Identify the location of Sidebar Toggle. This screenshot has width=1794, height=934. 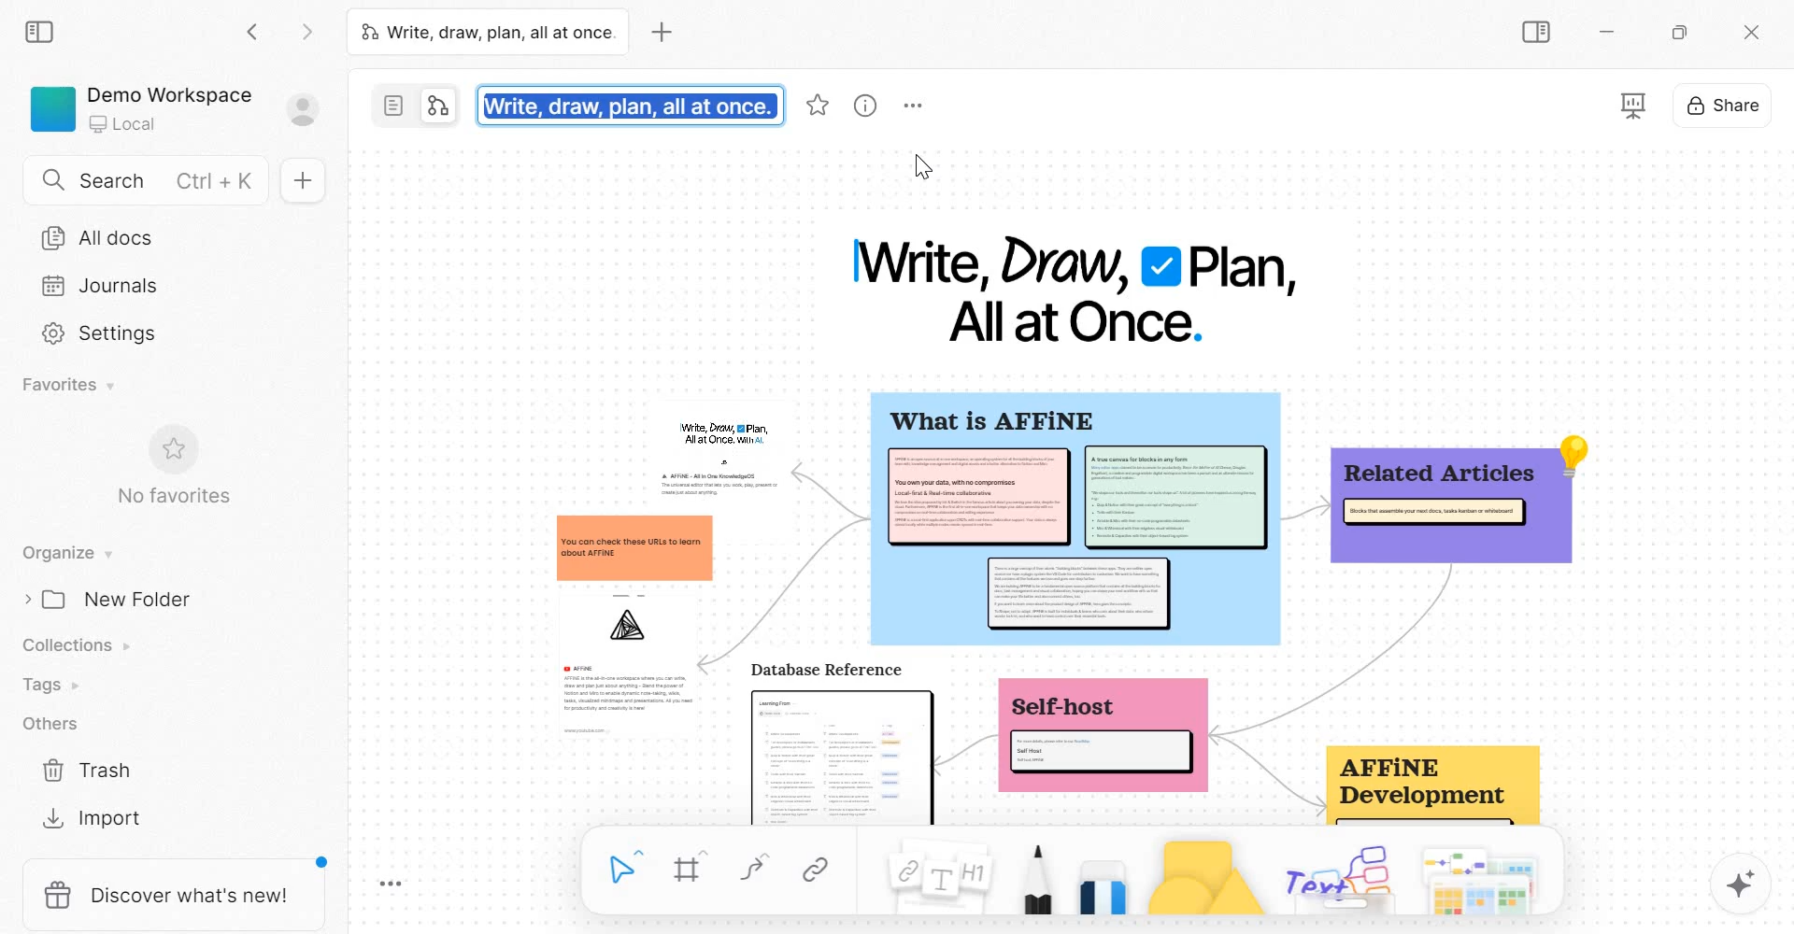
(1537, 34).